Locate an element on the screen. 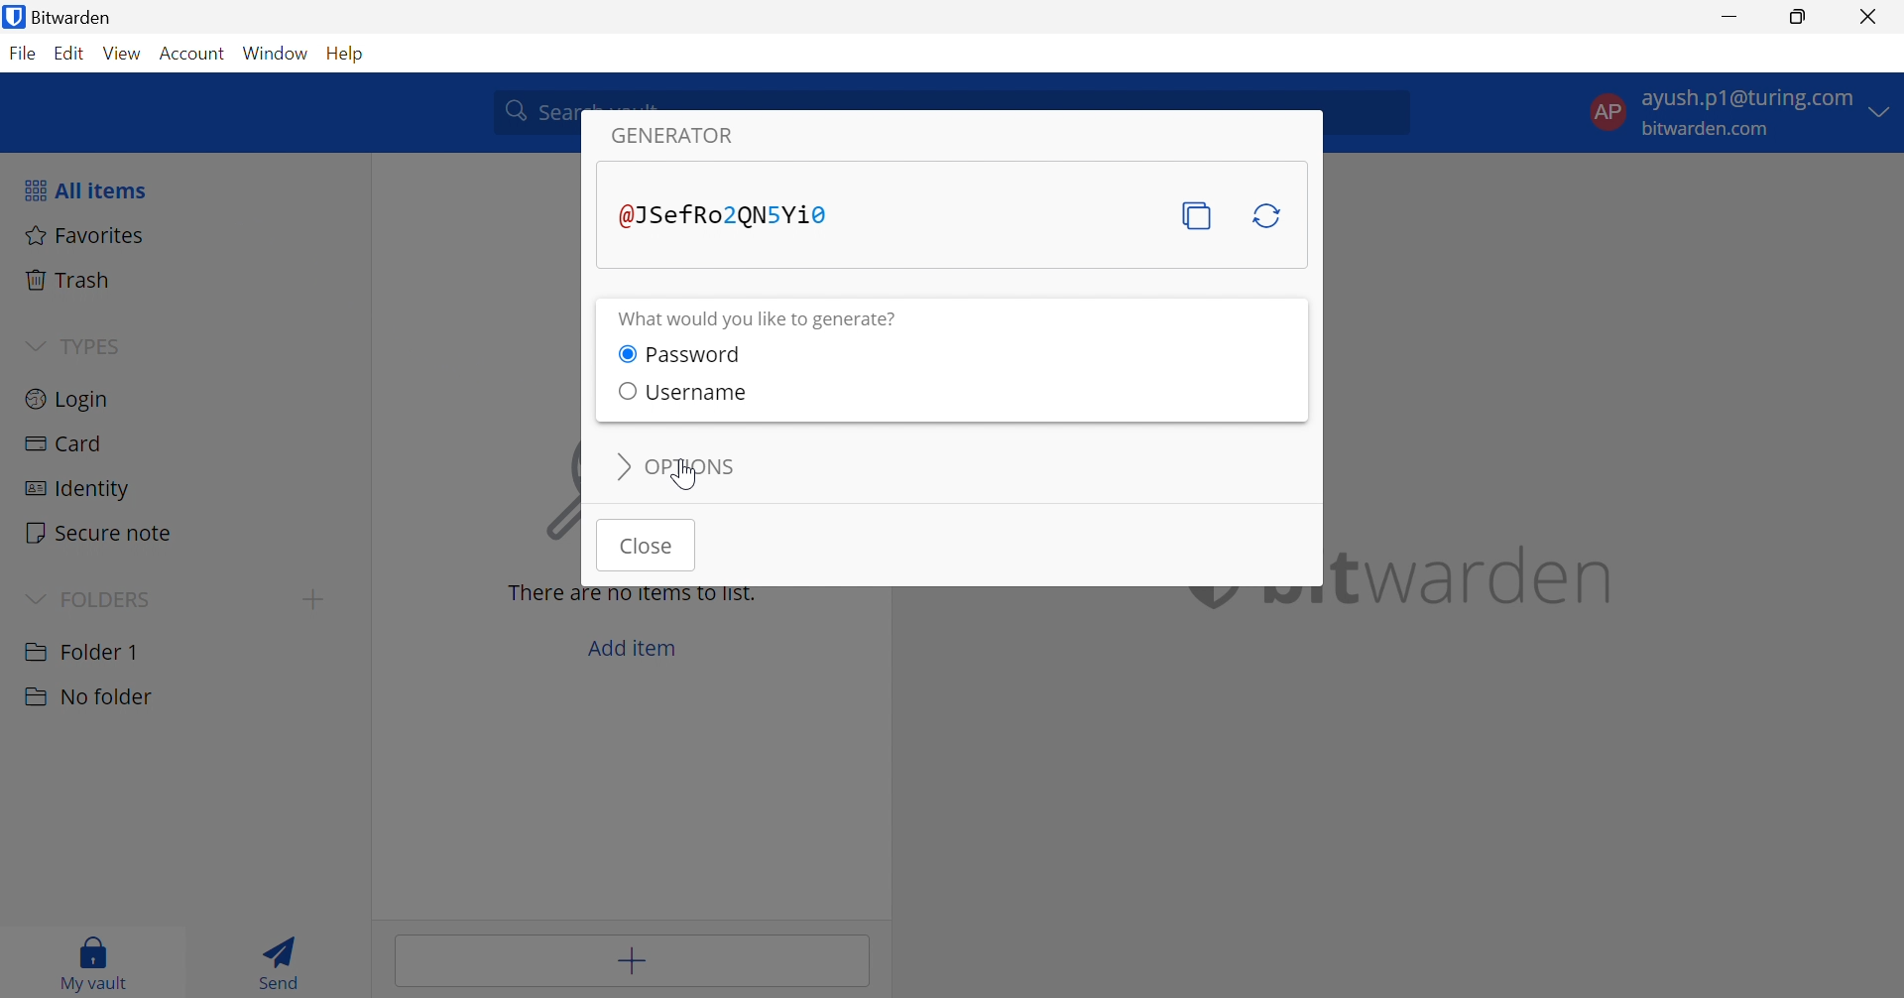 This screenshot has width=1904, height=998. Login is located at coordinates (68, 402).